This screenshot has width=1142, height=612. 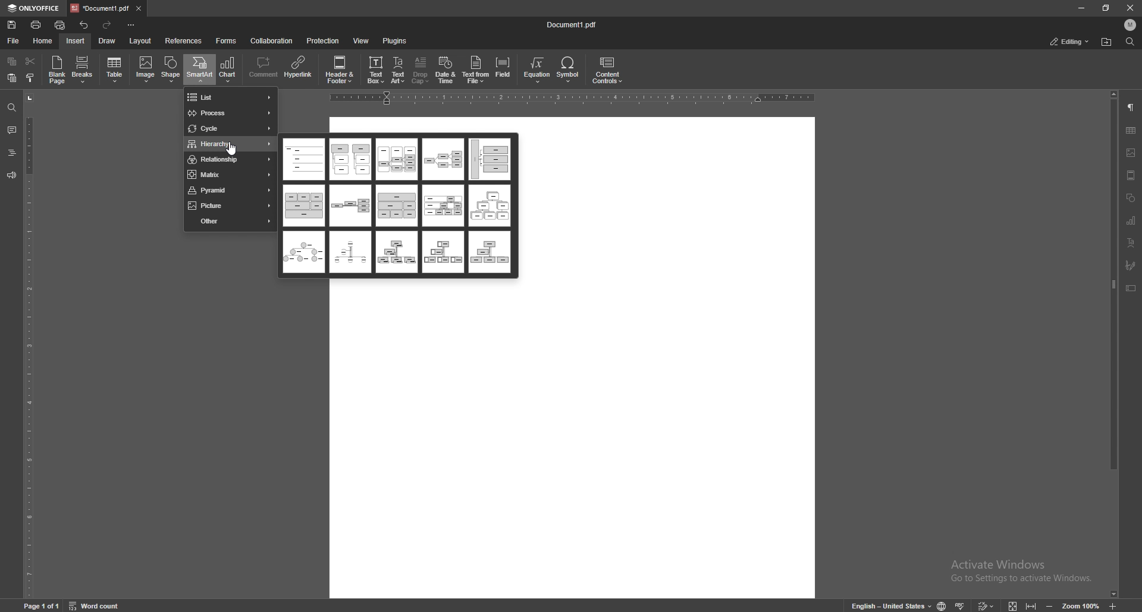 I want to click on hierarchy smart art, so click(x=305, y=252).